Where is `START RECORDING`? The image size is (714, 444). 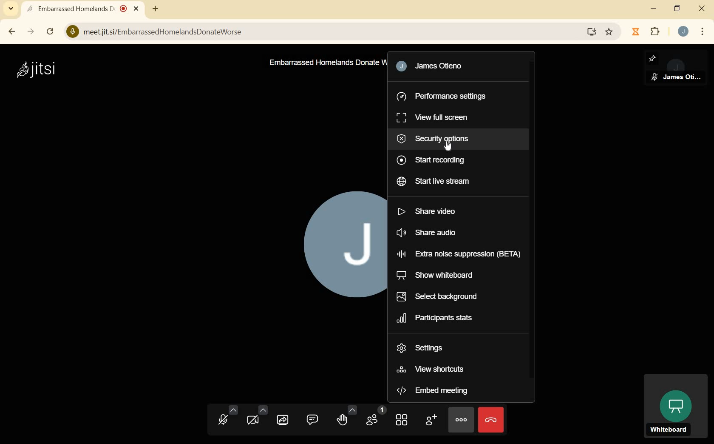
START RECORDING is located at coordinates (440, 160).